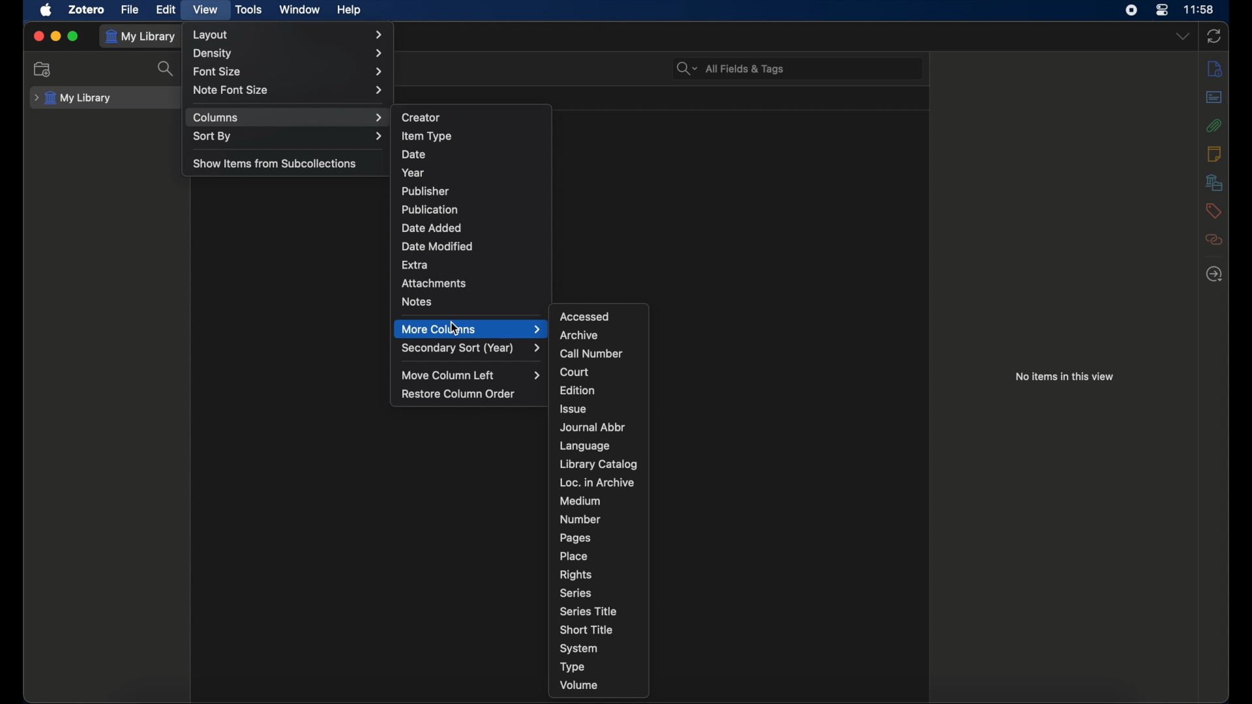  What do you see at coordinates (416, 302) in the screenshot?
I see `notes` at bounding box center [416, 302].